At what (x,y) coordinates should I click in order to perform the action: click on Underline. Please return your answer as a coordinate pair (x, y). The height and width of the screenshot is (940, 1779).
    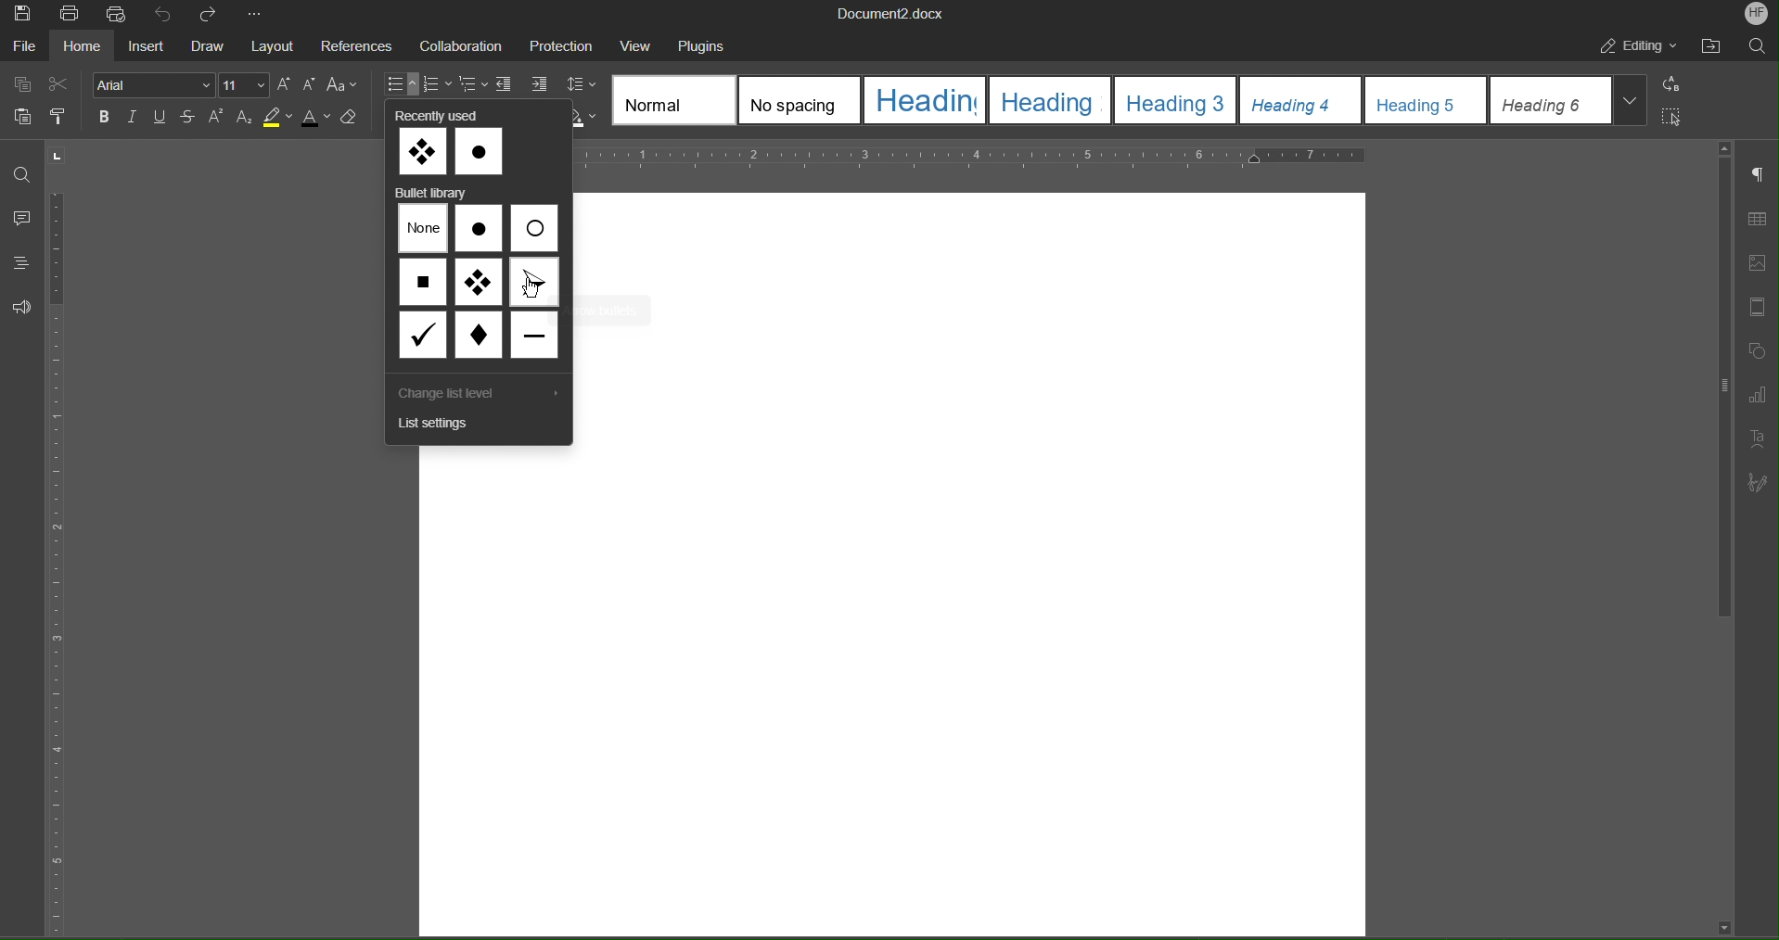
    Looking at the image, I should click on (161, 119).